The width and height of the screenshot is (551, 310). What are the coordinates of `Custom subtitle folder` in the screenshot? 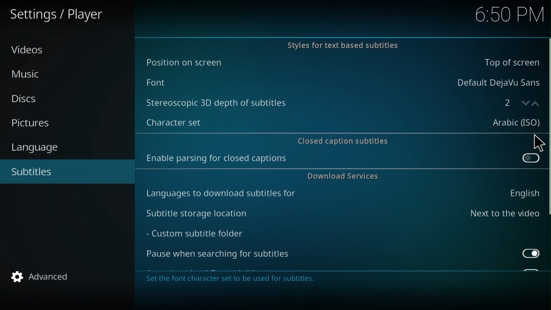 It's located at (206, 233).